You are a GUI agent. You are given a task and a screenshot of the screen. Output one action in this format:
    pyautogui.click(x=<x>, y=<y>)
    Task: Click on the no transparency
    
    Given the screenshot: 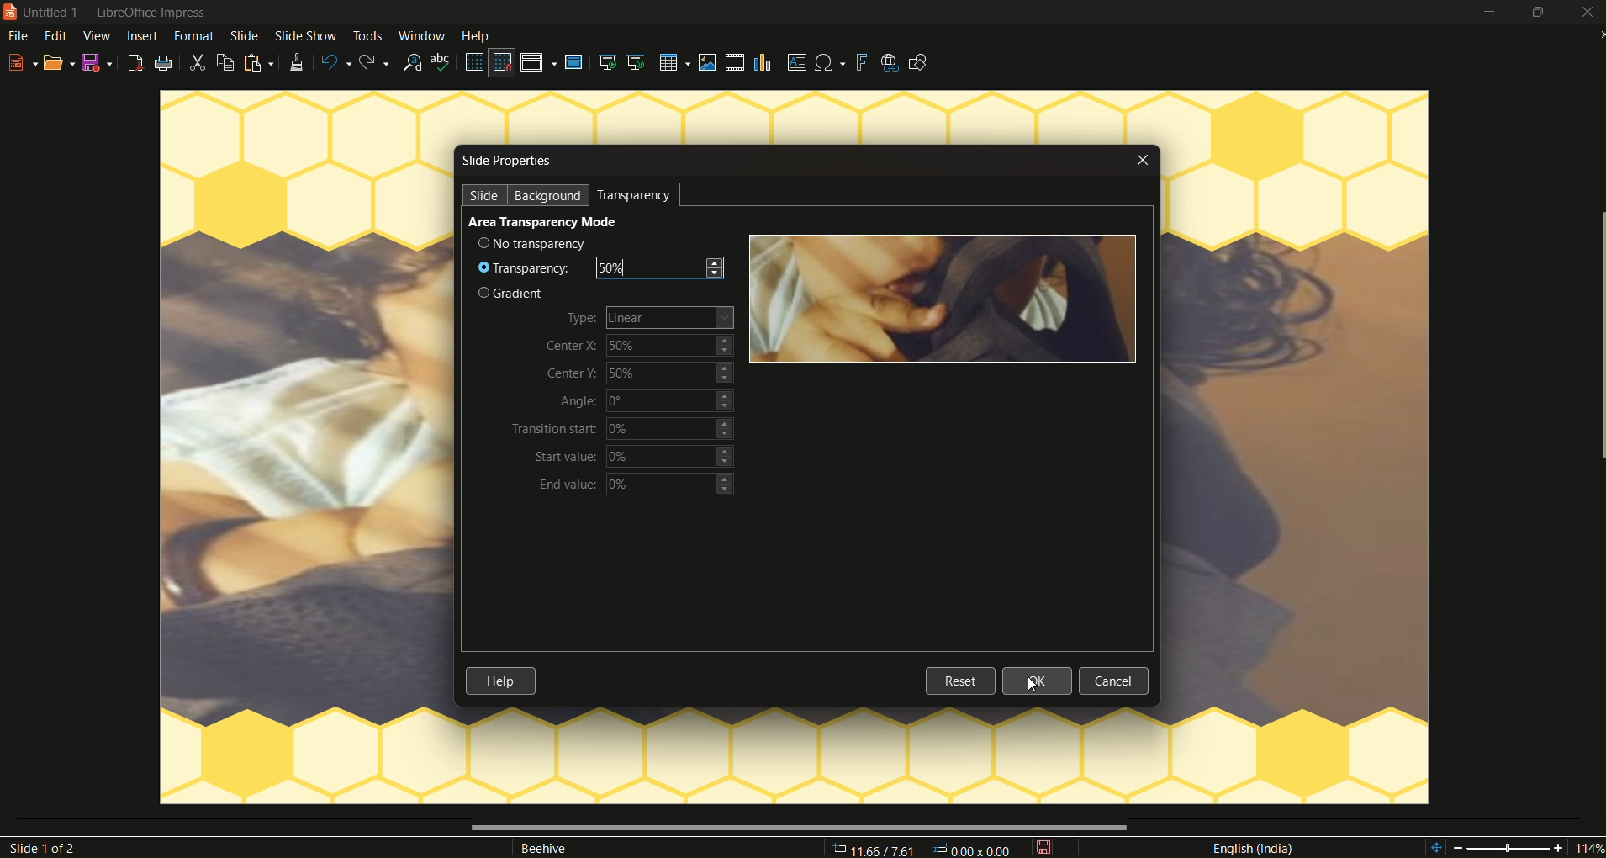 What is the action you would take?
    pyautogui.click(x=536, y=243)
    